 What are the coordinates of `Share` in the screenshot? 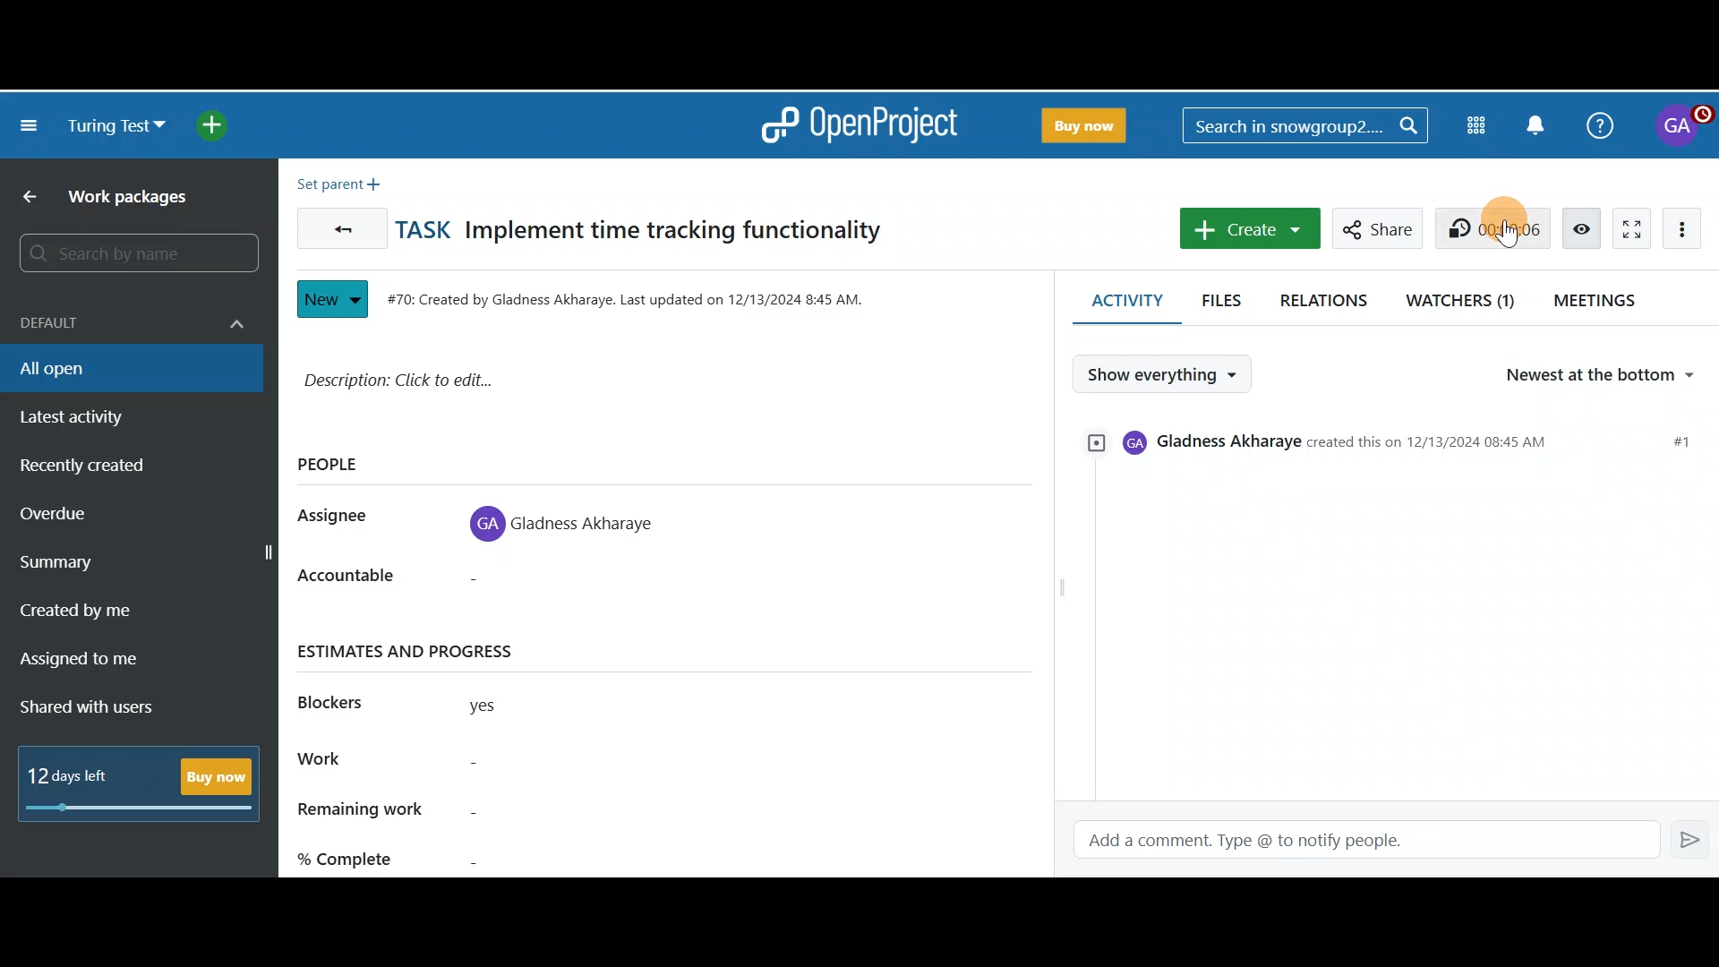 It's located at (1373, 226).